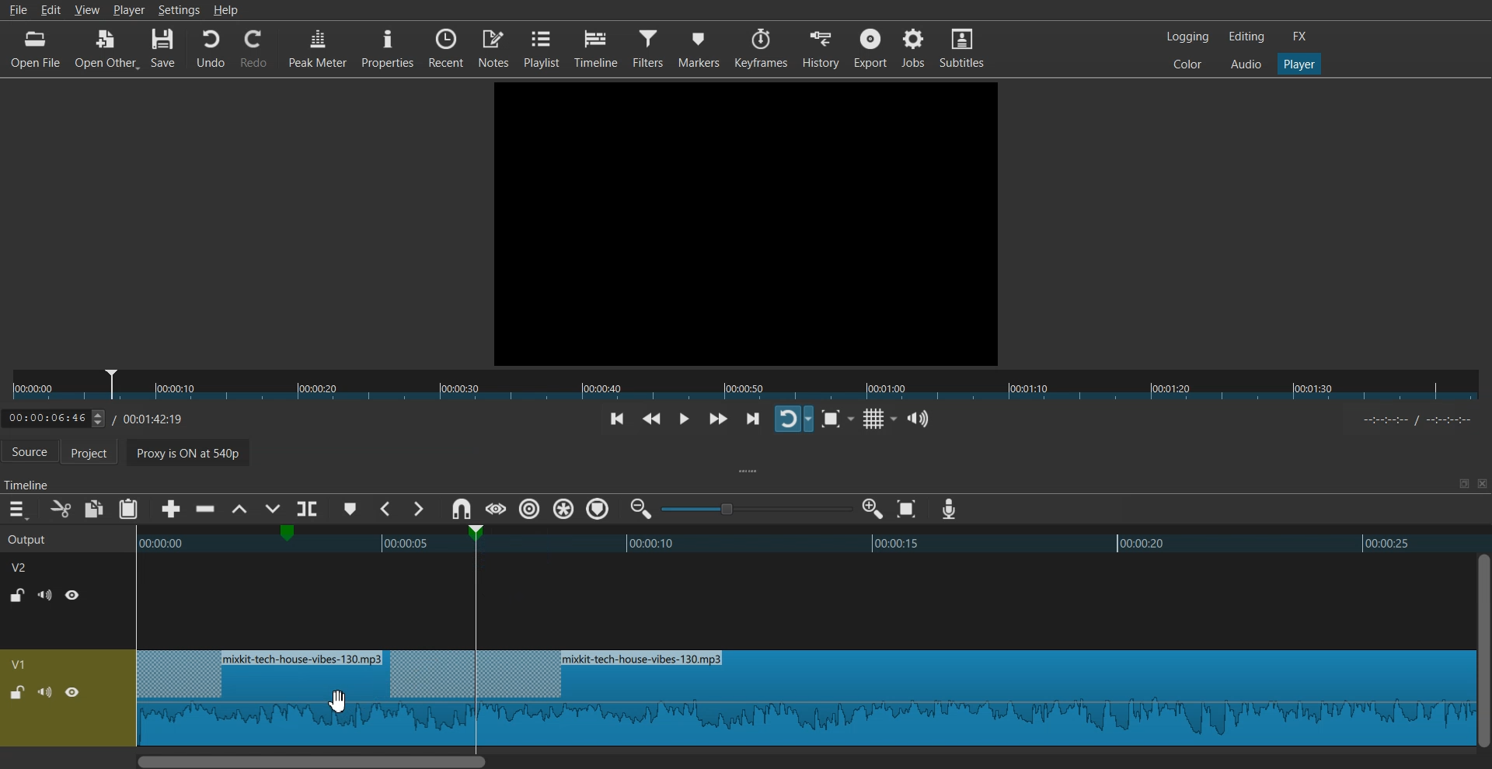  I want to click on Zoom timeline in, so click(872, 509).